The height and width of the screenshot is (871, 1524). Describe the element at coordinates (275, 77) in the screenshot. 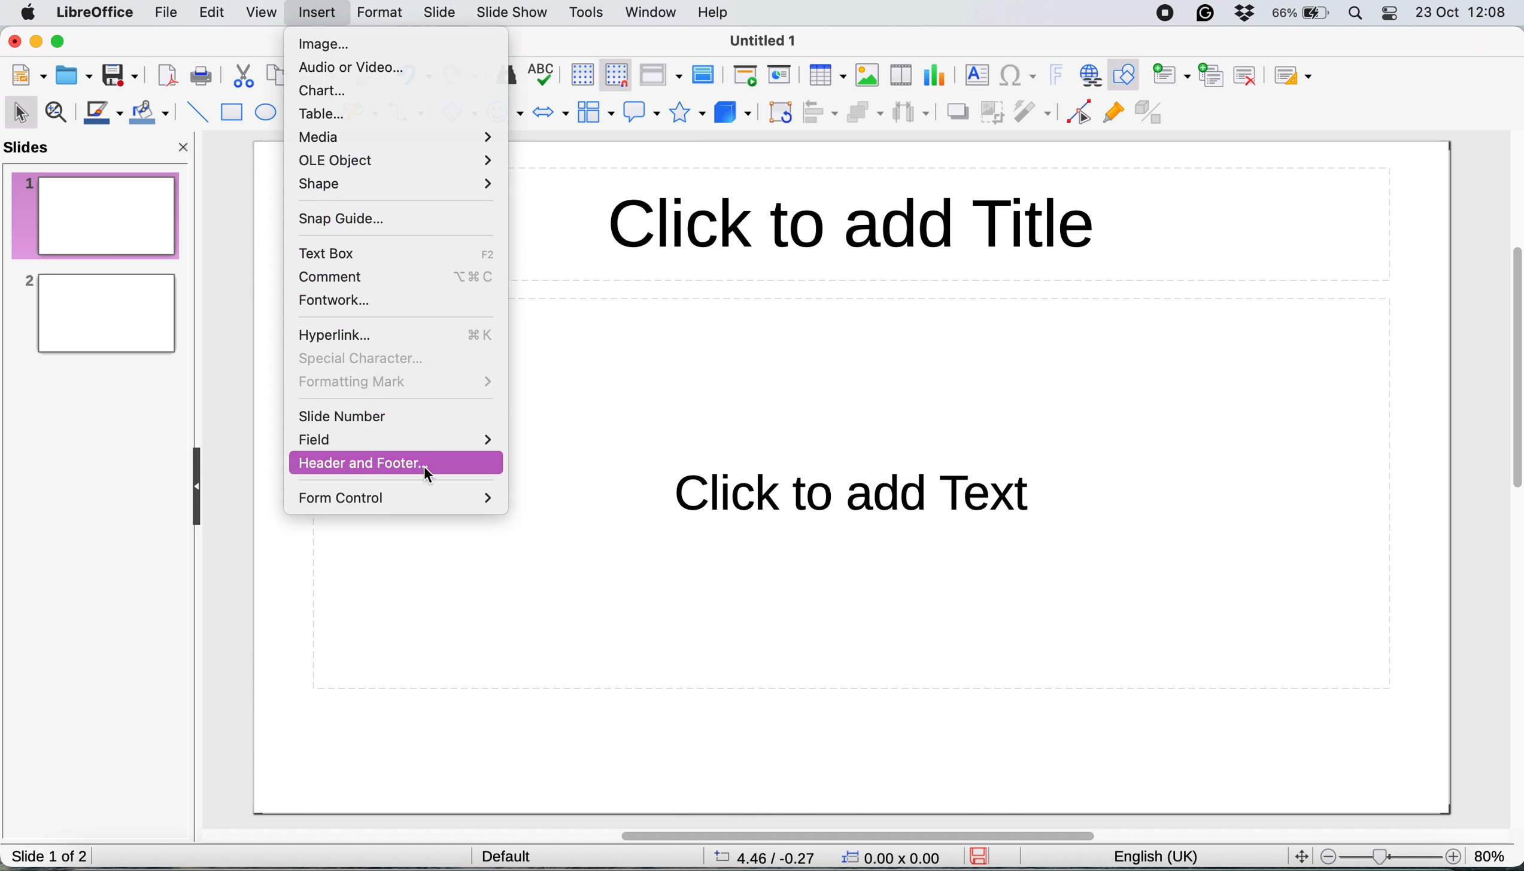

I see `copy` at that location.